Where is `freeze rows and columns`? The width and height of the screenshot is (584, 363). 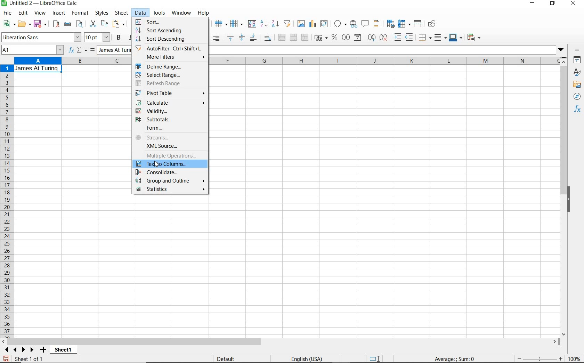
freeze rows and columns is located at coordinates (404, 24).